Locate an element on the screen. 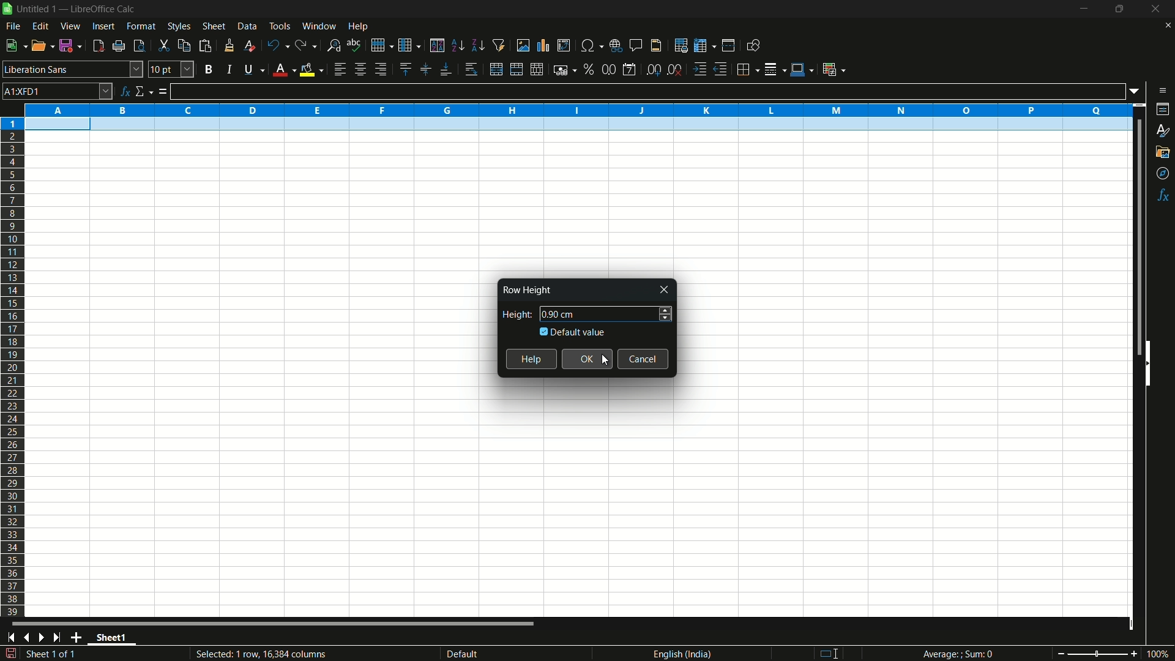 This screenshot has height=661, width=1175. window menu is located at coordinates (319, 26).